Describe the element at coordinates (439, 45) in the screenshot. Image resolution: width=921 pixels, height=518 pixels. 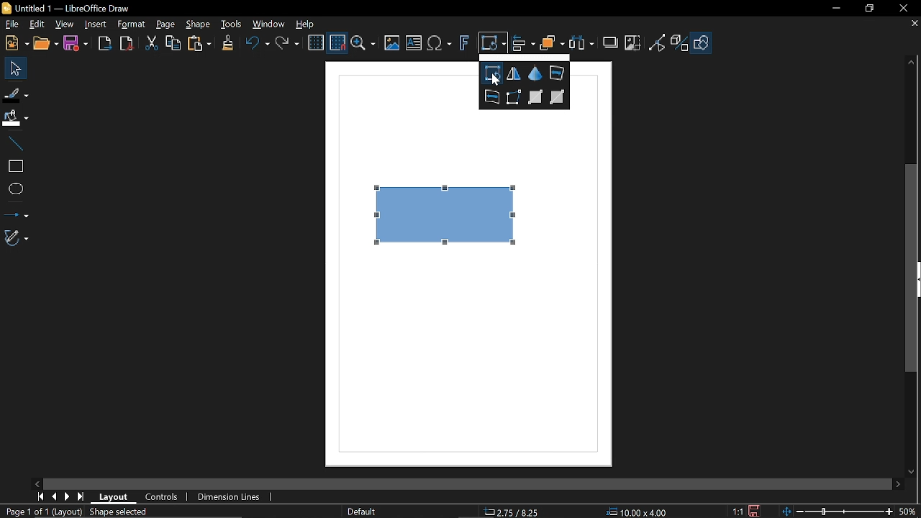
I see `Insert equation` at that location.